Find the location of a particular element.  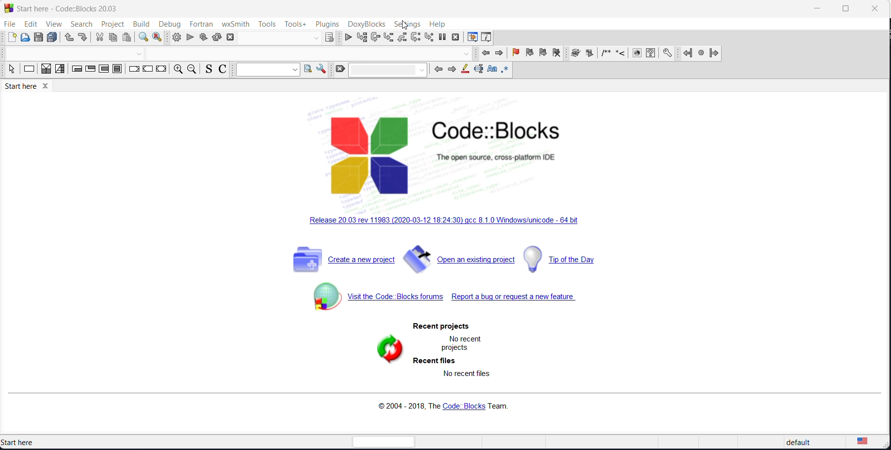

next instruction is located at coordinates (415, 38).